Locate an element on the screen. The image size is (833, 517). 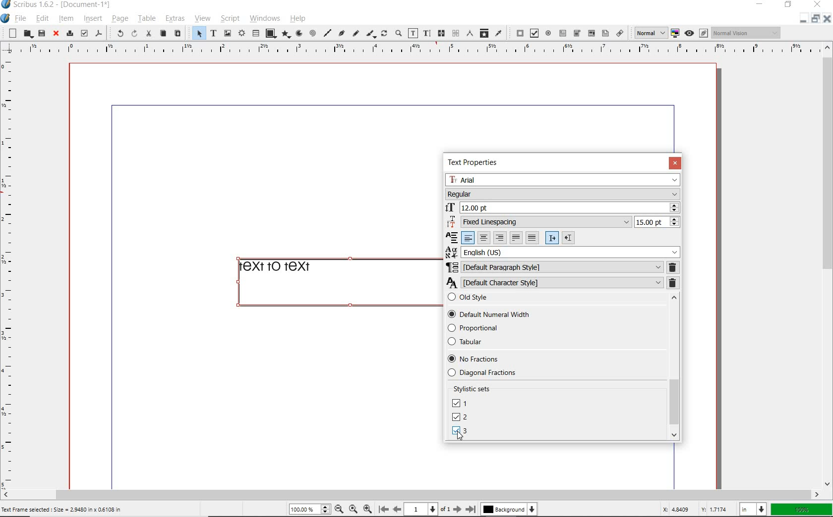
Left to right paragraph is located at coordinates (552, 239).